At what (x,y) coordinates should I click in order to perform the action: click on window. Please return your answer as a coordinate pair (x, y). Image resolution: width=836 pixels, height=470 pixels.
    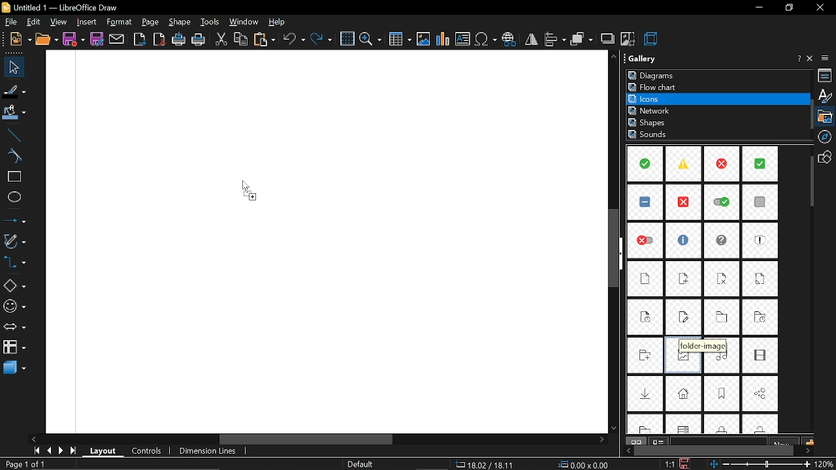
    Looking at the image, I should click on (243, 22).